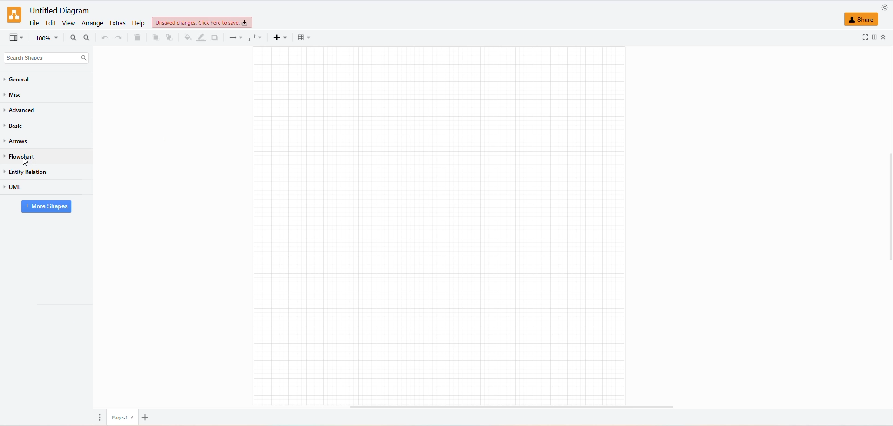 Image resolution: width=893 pixels, height=426 pixels. I want to click on FILE NAME, so click(58, 9).